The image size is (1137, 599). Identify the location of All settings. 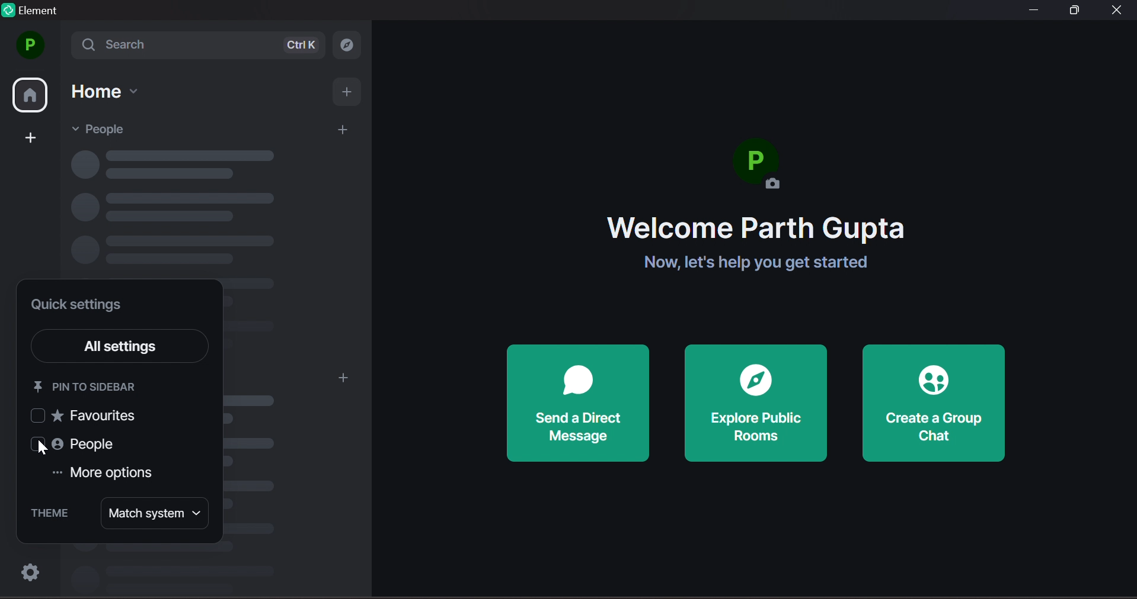
(136, 347).